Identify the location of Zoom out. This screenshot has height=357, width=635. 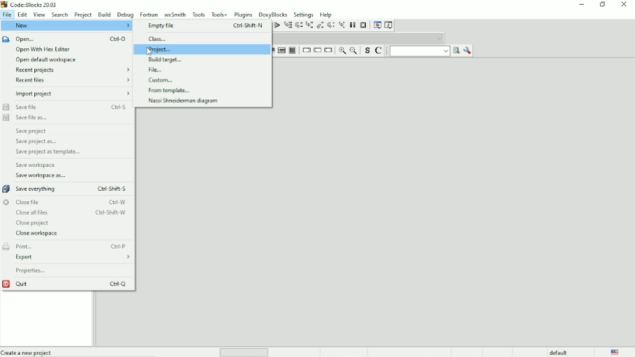
(353, 50).